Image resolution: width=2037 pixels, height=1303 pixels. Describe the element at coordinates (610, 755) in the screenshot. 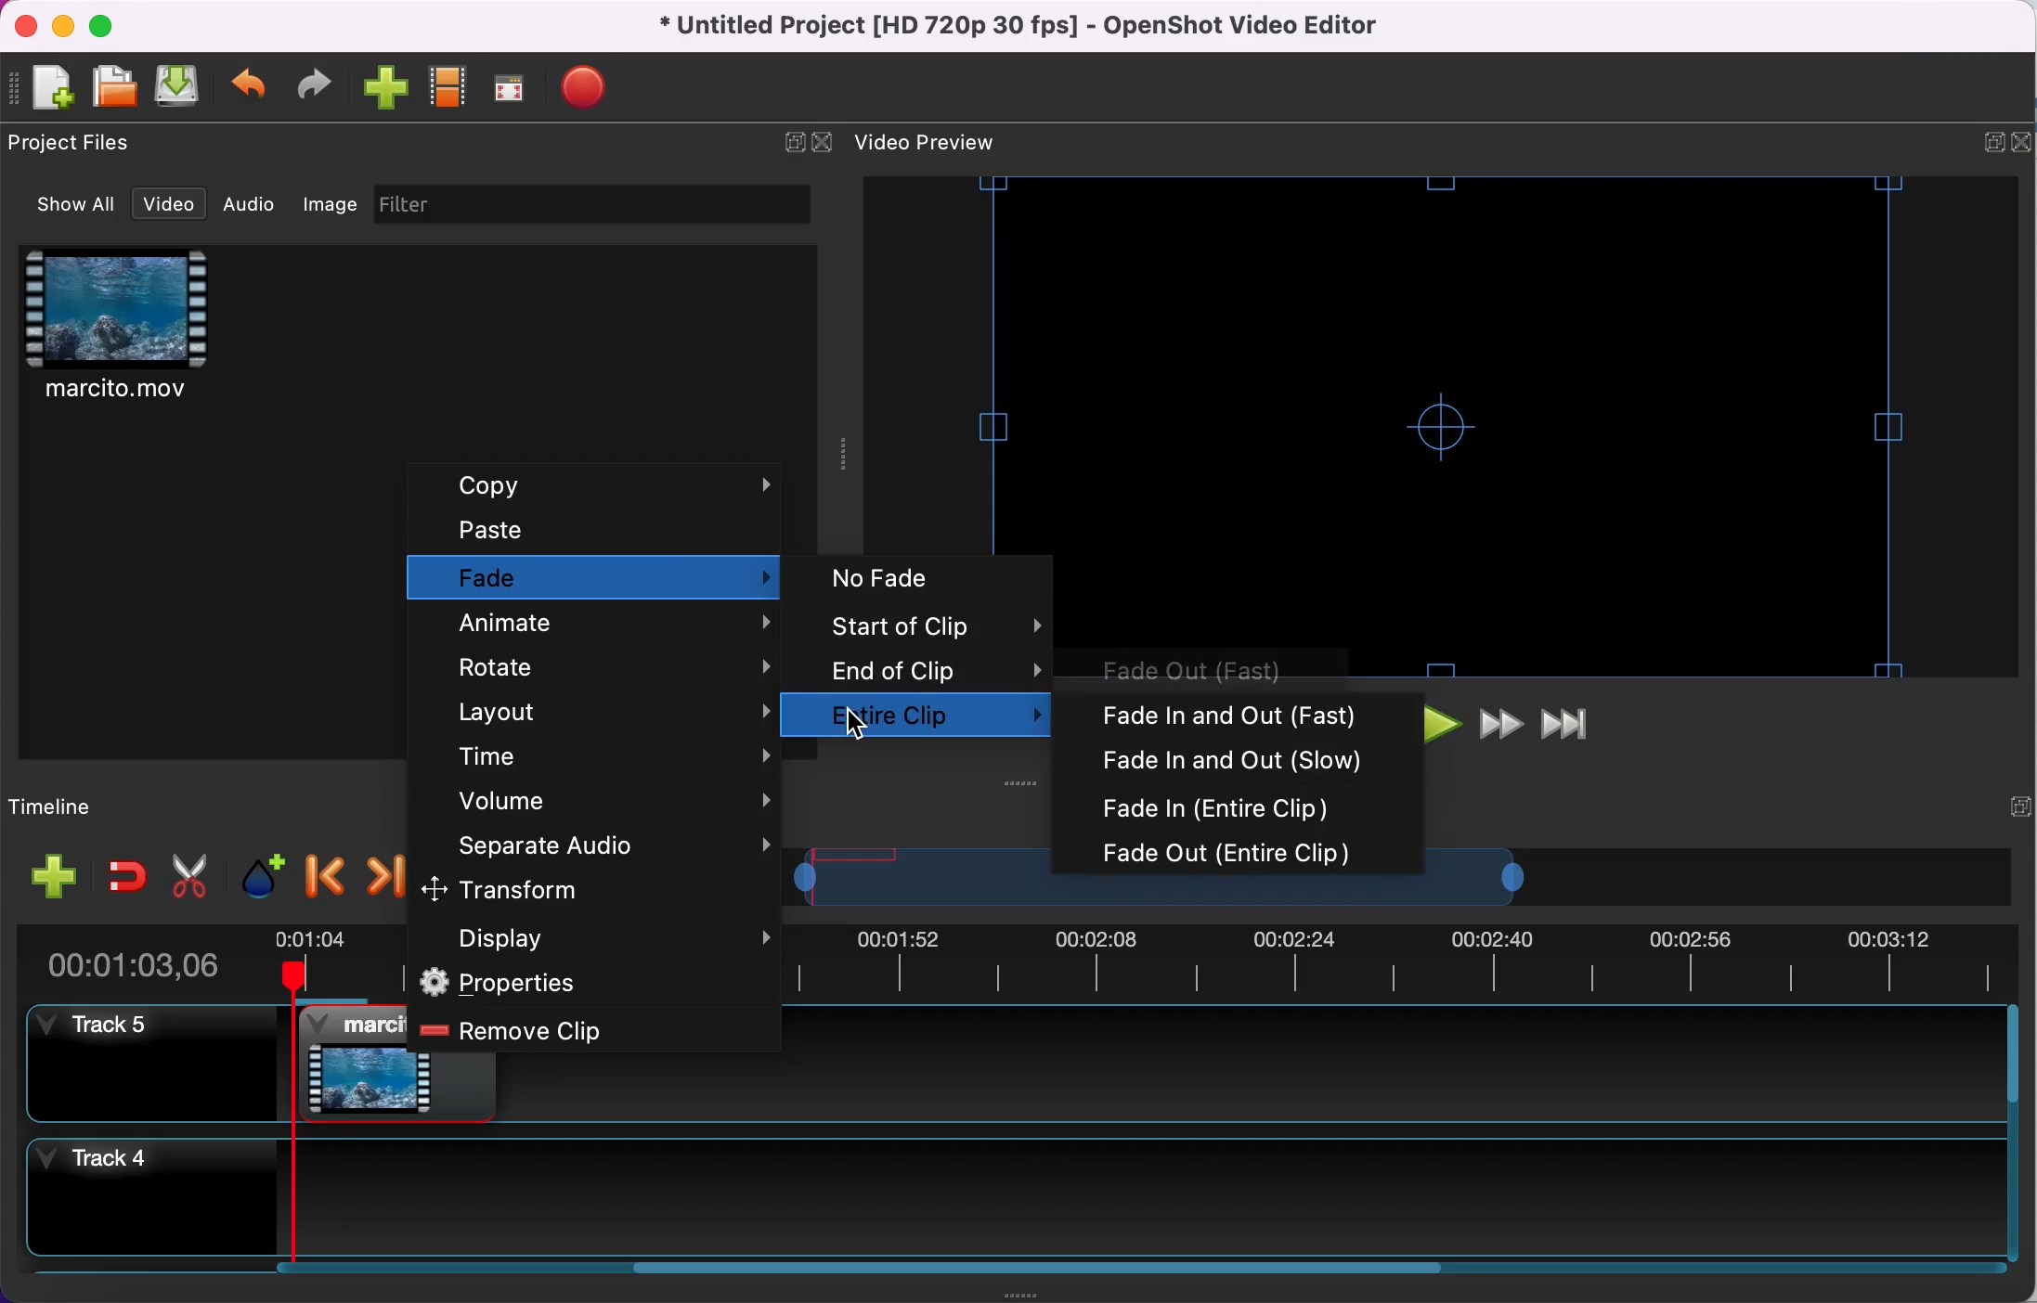

I see `time` at that location.